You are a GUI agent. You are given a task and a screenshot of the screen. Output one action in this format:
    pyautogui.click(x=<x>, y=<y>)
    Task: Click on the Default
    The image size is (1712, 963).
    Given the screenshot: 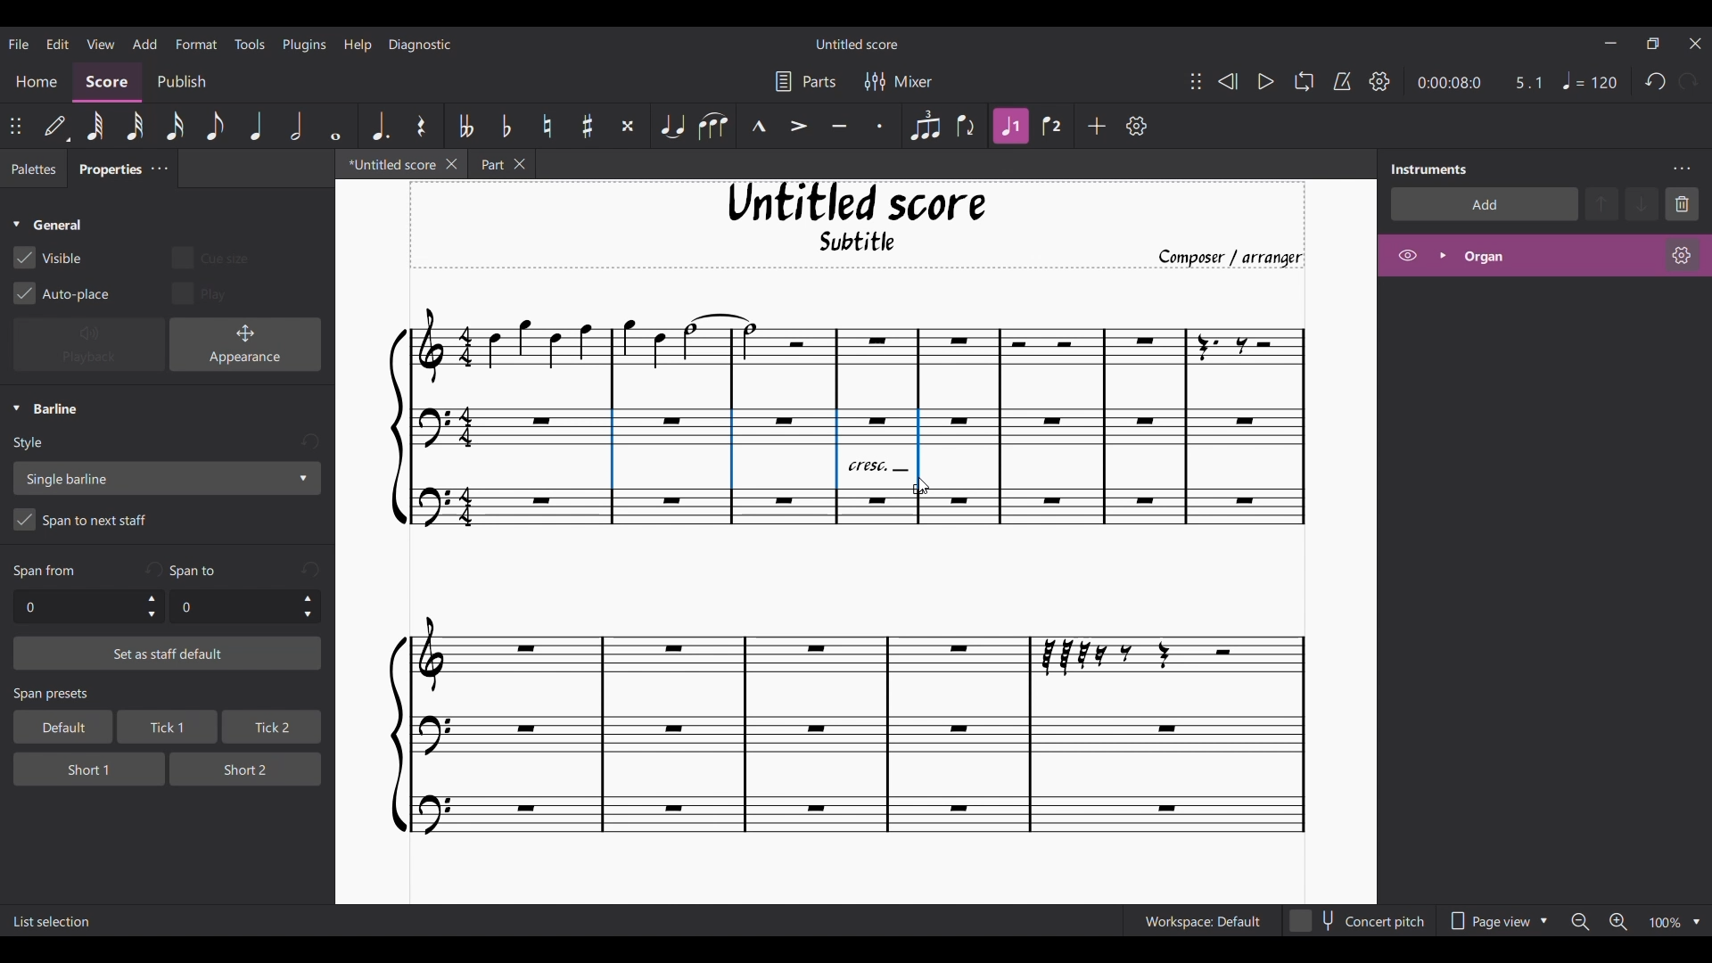 What is the action you would take?
    pyautogui.click(x=56, y=127)
    